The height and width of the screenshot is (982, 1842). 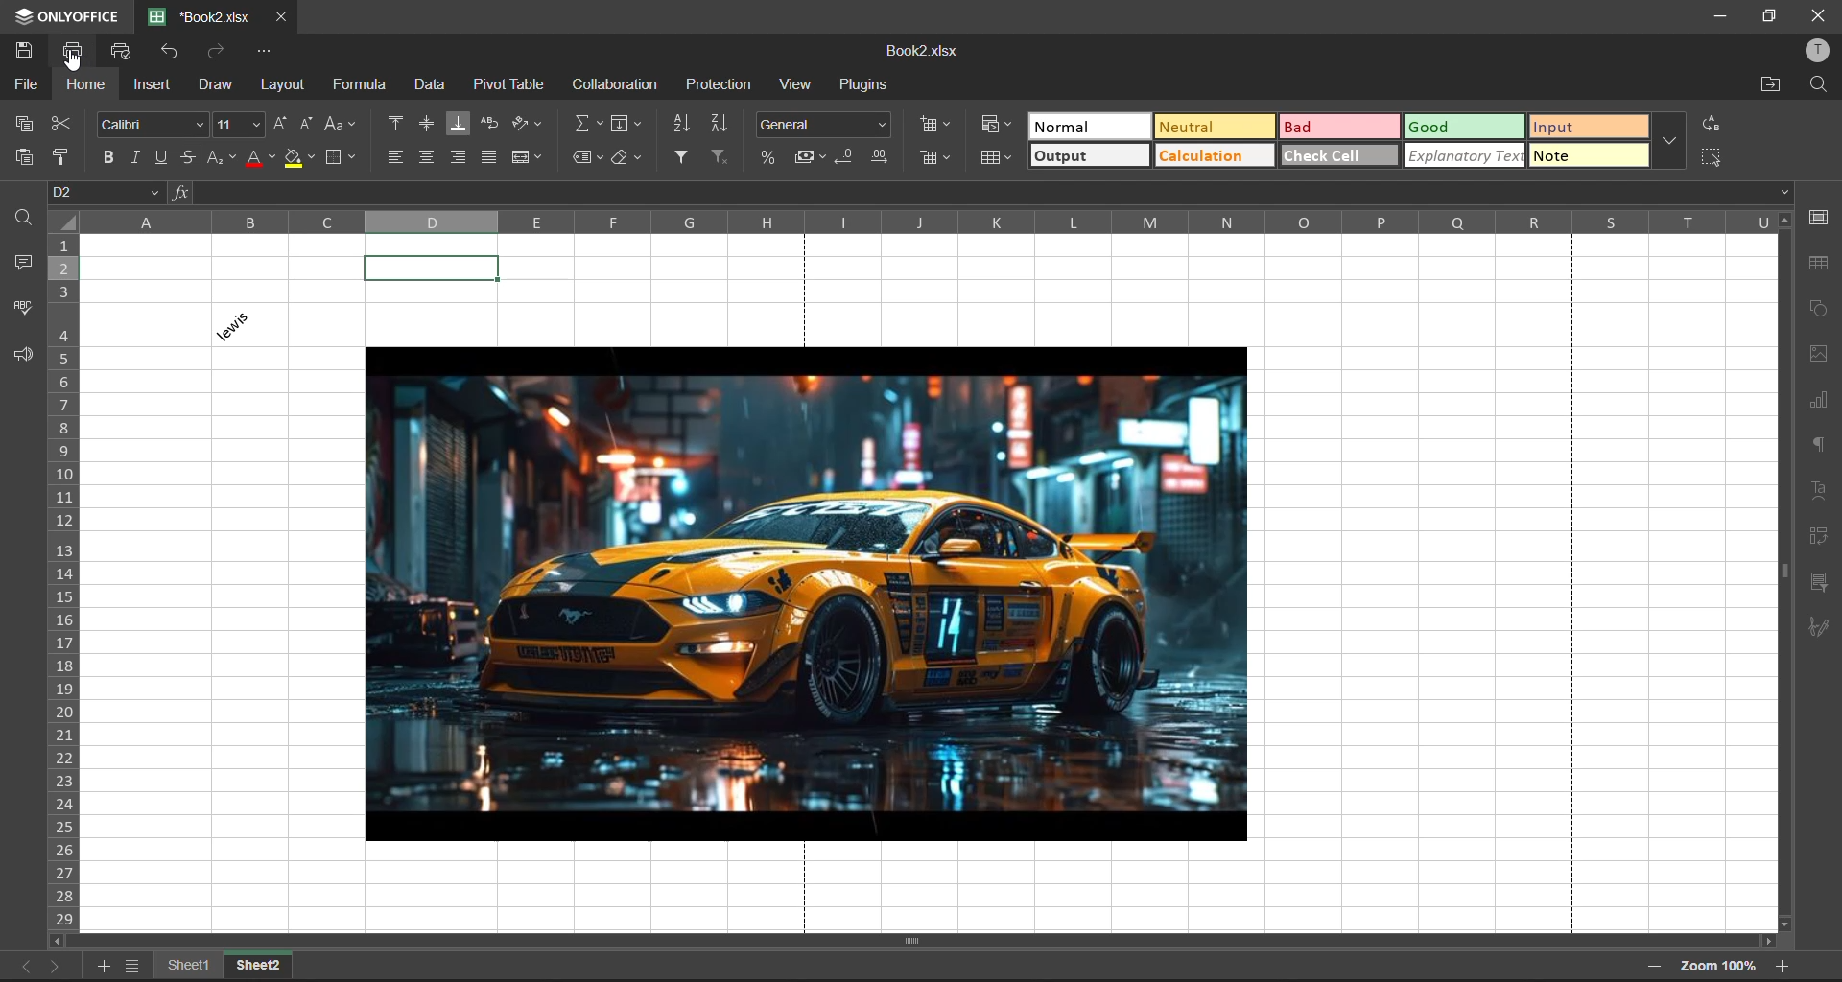 I want to click on zoom in, so click(x=1787, y=966).